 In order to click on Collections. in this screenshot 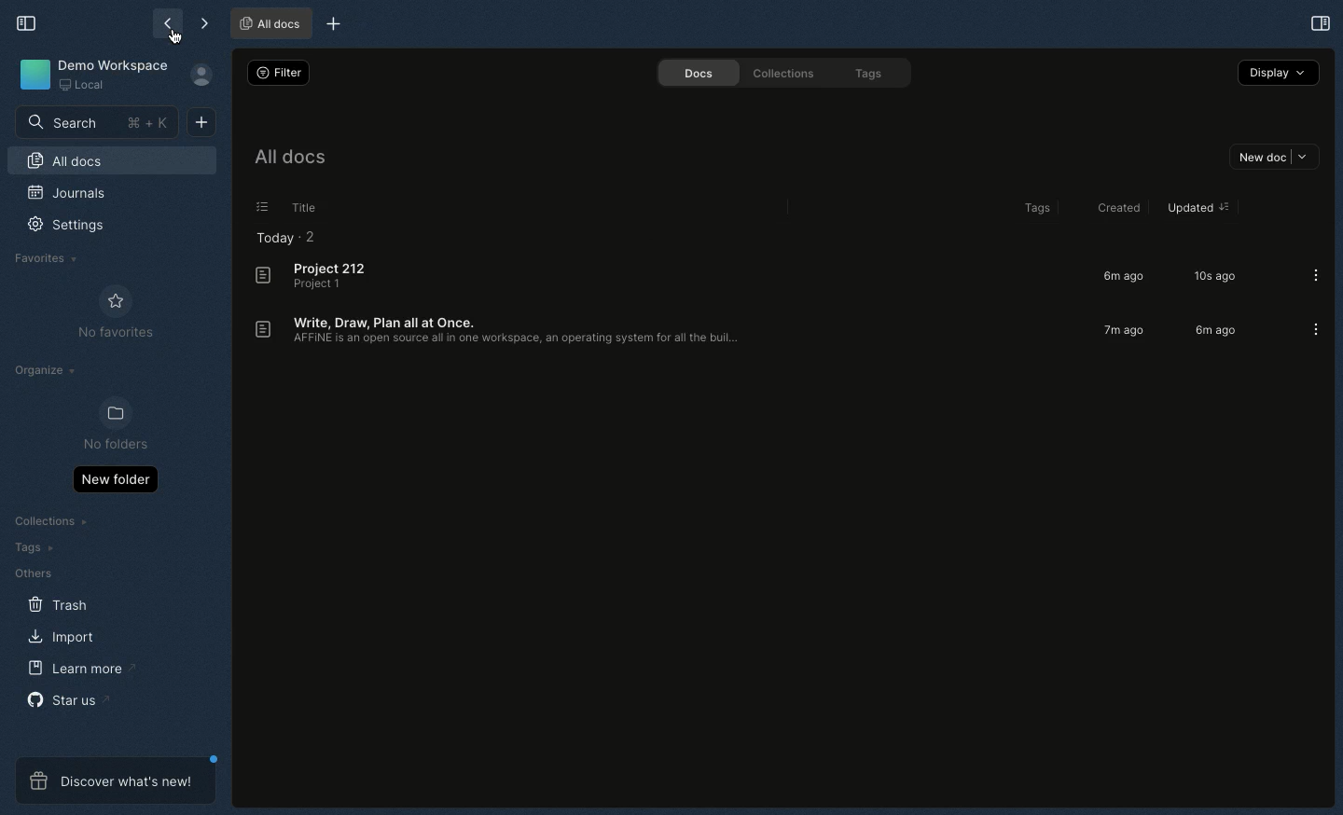, I will do `click(790, 73)`.